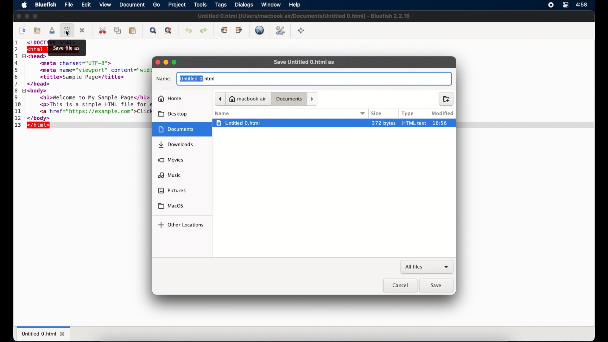 The height and width of the screenshot is (342, 608). I want to click on paste, so click(133, 30).